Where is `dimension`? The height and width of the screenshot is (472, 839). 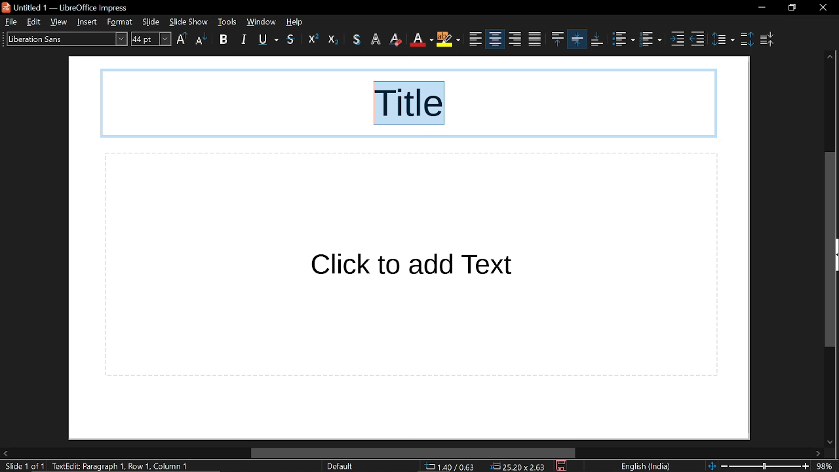
dimension is located at coordinates (518, 467).